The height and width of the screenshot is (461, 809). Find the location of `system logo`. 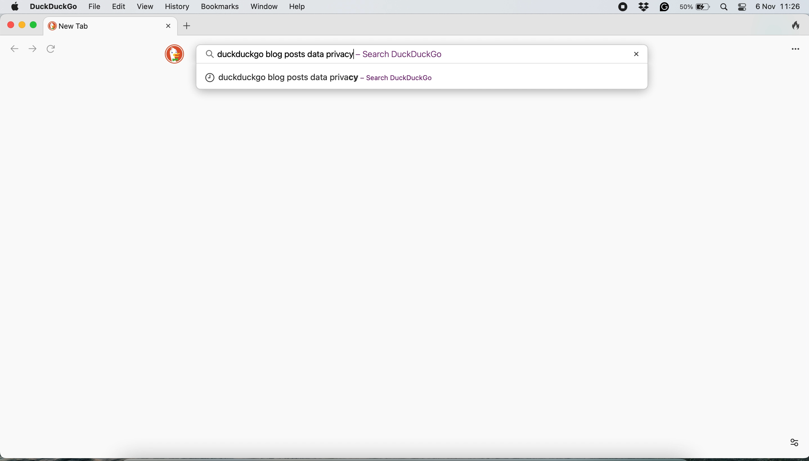

system logo is located at coordinates (16, 8).